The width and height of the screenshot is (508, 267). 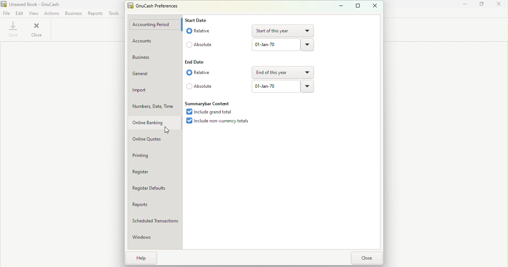 What do you see at coordinates (156, 221) in the screenshot?
I see `Scheduled transactions` at bounding box center [156, 221].